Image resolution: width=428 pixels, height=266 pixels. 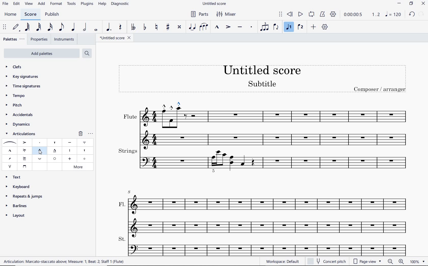 I want to click on STACCATO ABOVE, so click(x=40, y=143).